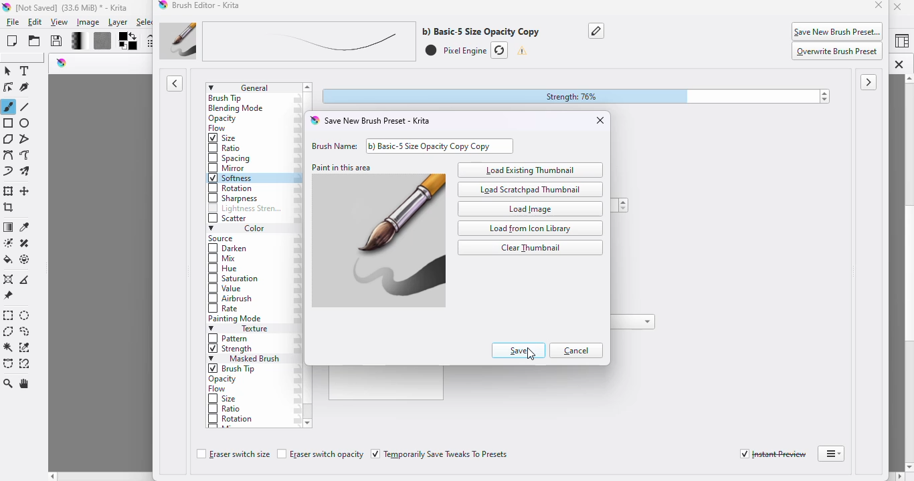 Image resolution: width=914 pixels, height=481 pixels. What do you see at coordinates (879, 6) in the screenshot?
I see `close` at bounding box center [879, 6].